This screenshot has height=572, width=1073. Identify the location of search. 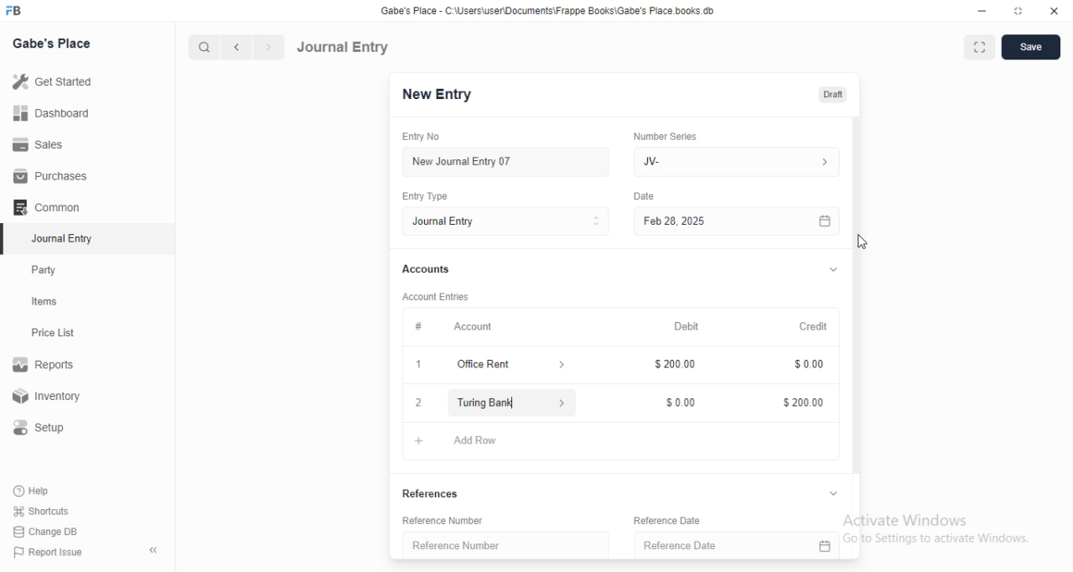
(202, 47).